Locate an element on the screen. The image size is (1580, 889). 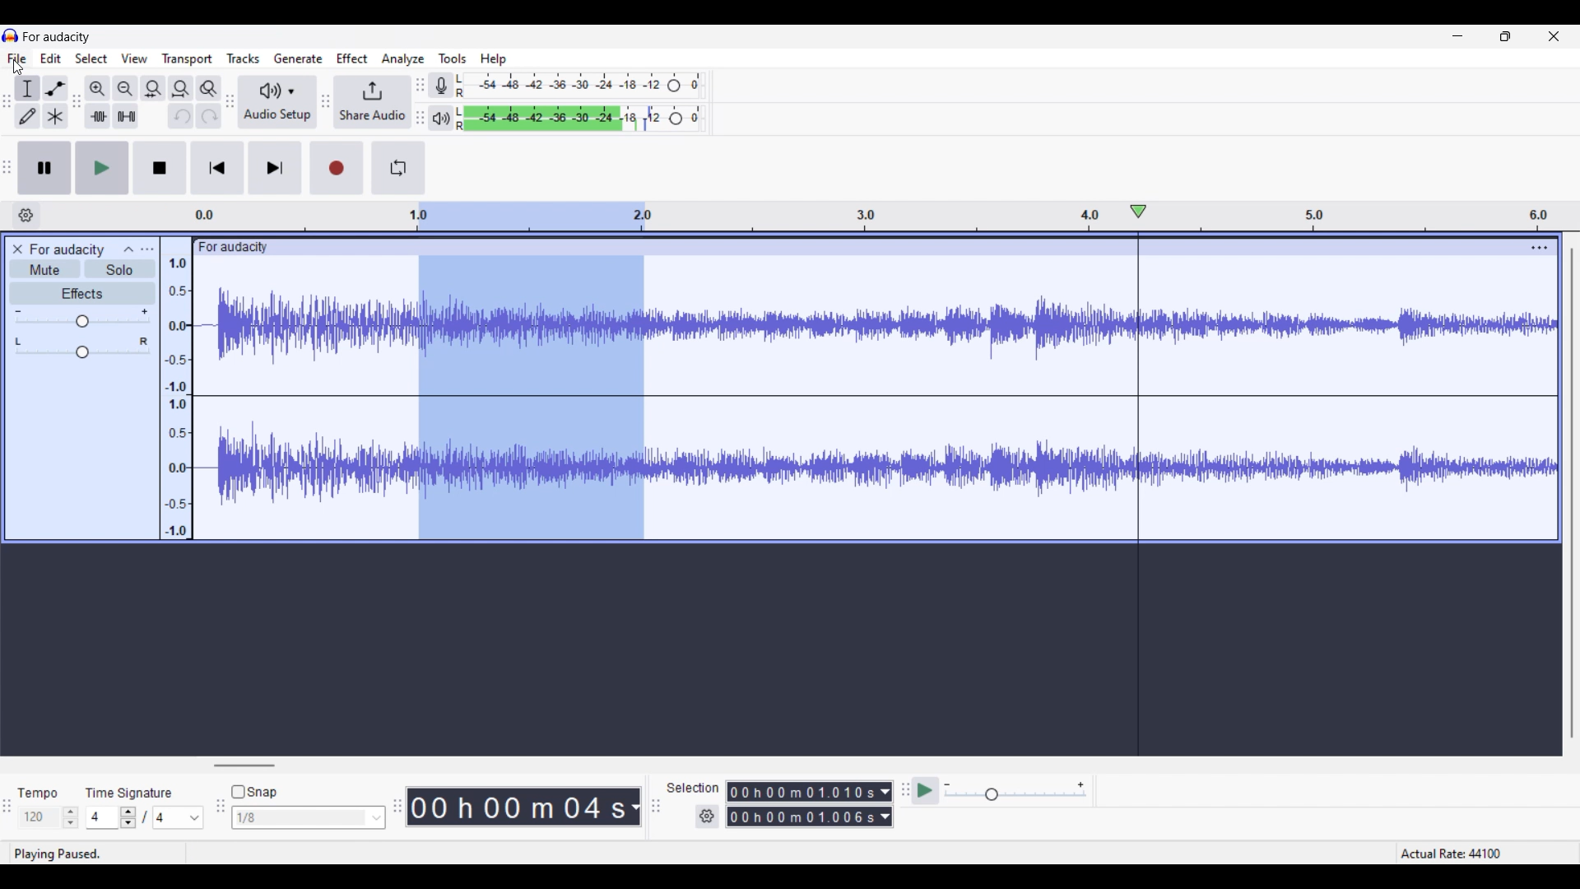
Stop is located at coordinates (160, 168).